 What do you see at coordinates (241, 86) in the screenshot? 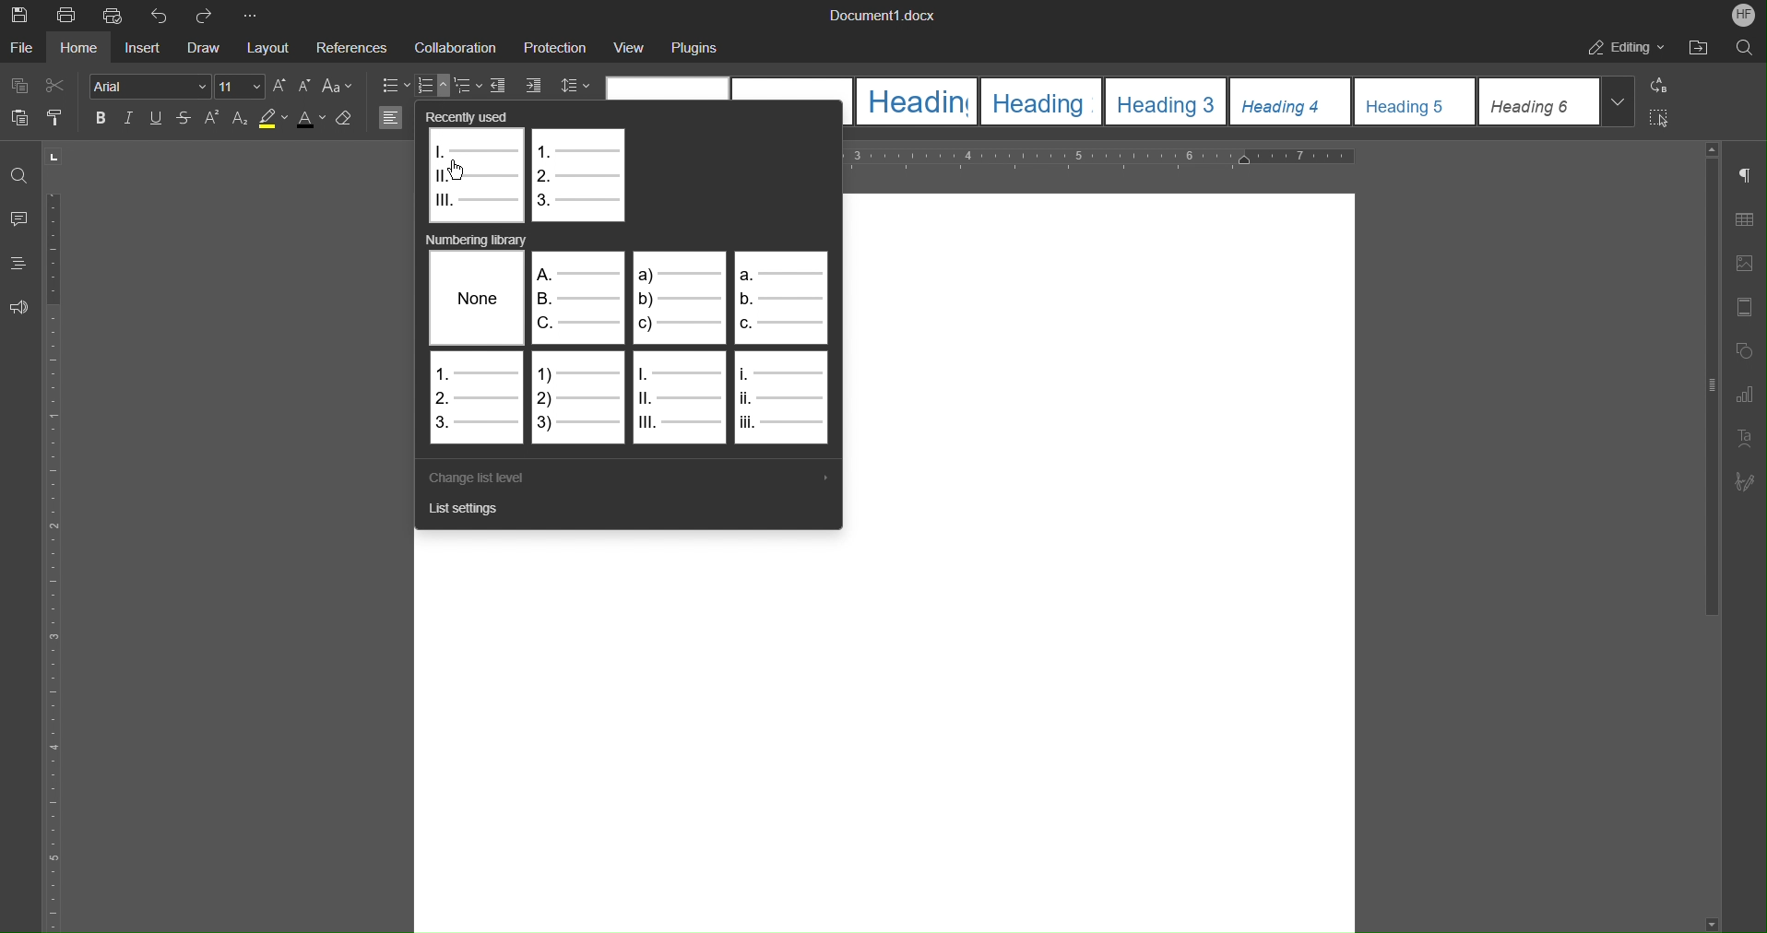
I see `Font size` at bounding box center [241, 86].